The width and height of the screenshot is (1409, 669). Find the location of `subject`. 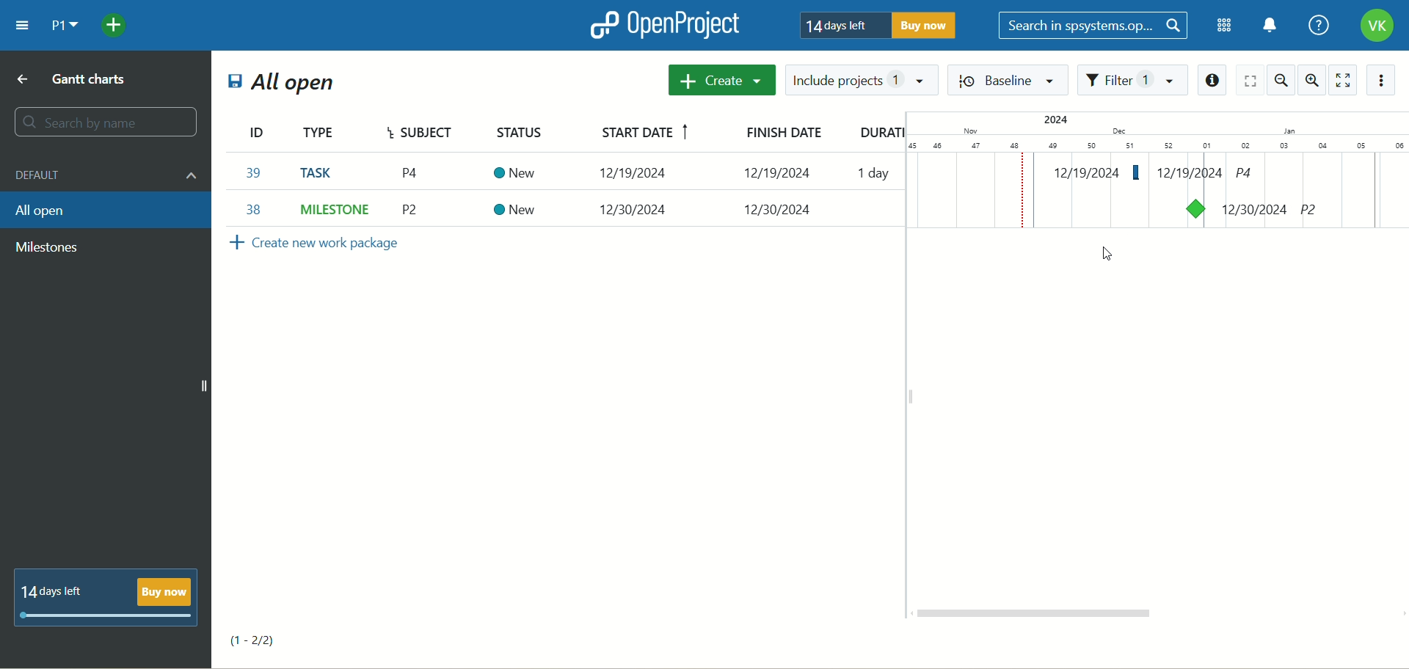

subject is located at coordinates (426, 131).